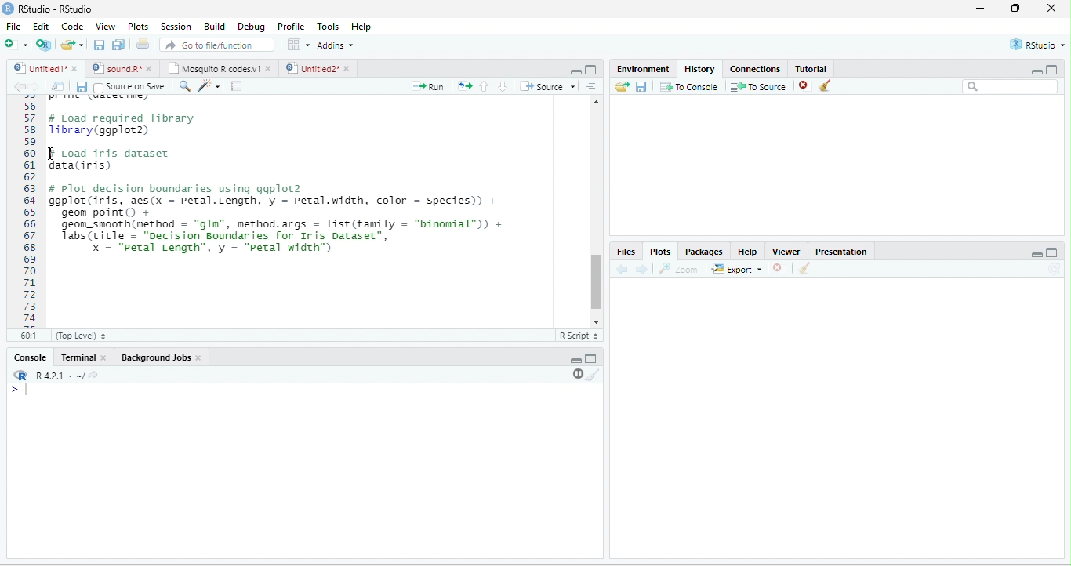  What do you see at coordinates (427, 86) in the screenshot?
I see `Run file` at bounding box center [427, 86].